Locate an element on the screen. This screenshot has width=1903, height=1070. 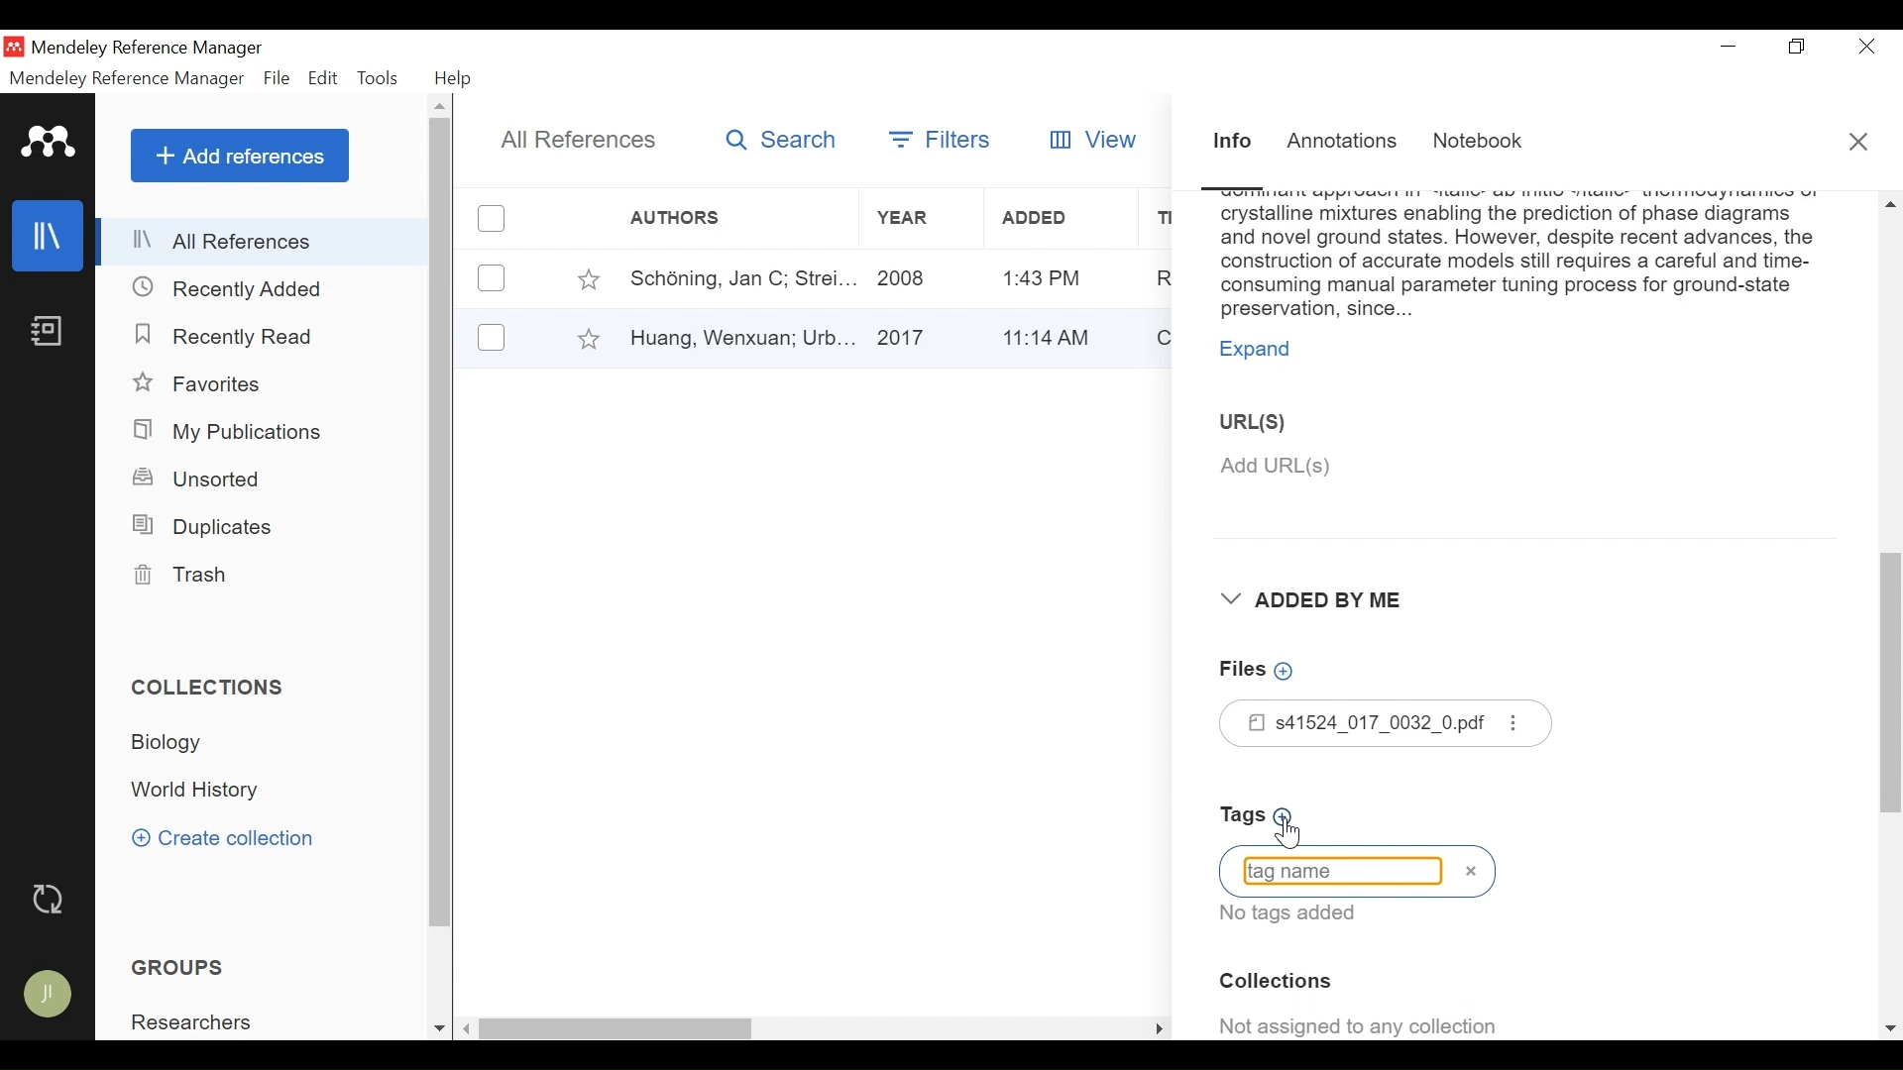
(un)select is located at coordinates (492, 337).